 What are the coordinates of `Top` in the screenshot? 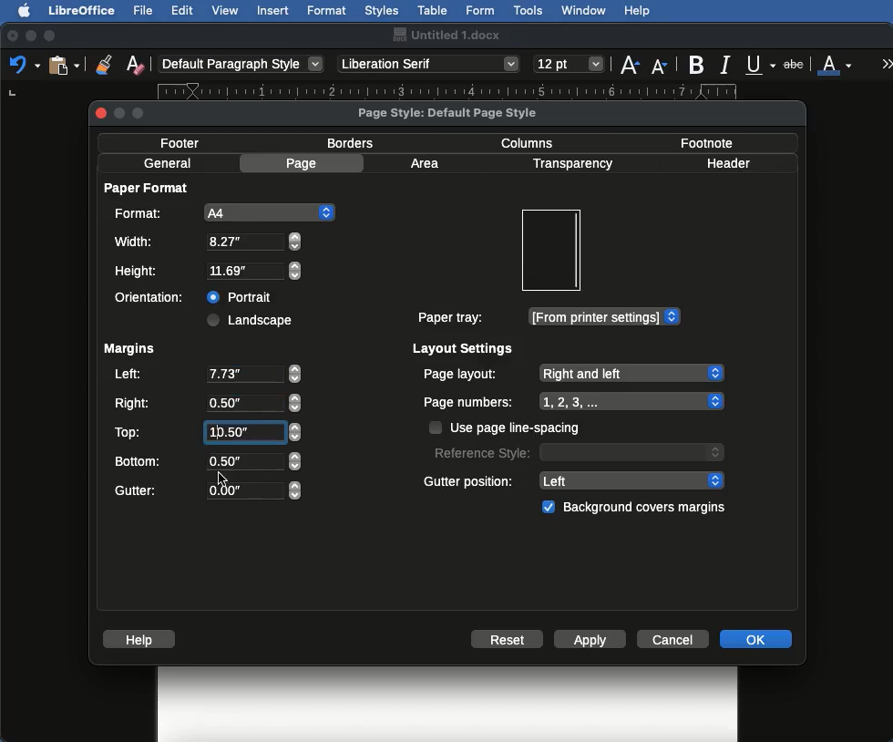 It's located at (205, 432).